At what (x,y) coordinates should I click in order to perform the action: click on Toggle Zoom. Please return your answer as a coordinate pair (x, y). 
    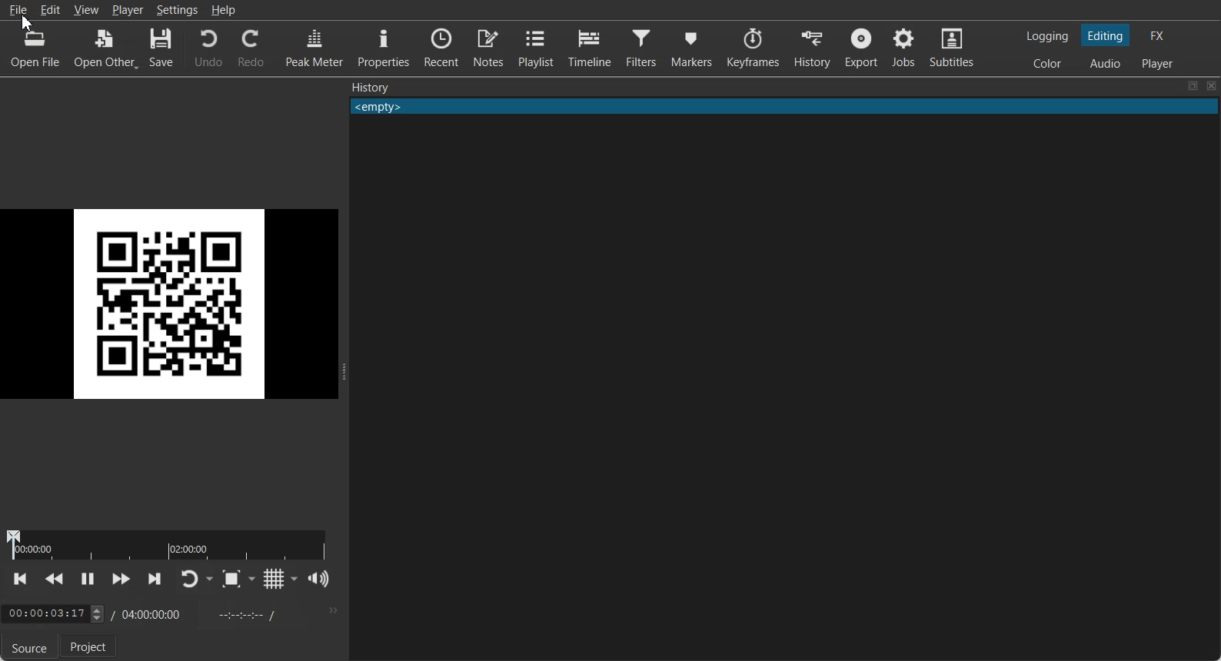
    Looking at the image, I should click on (232, 579).